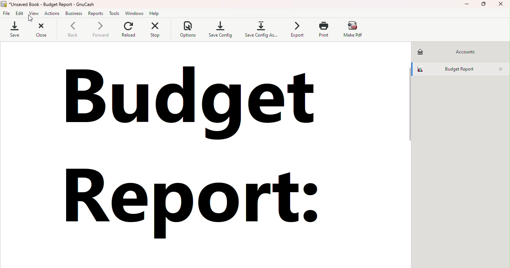 The width and height of the screenshot is (510, 268). I want to click on Help, so click(156, 13).